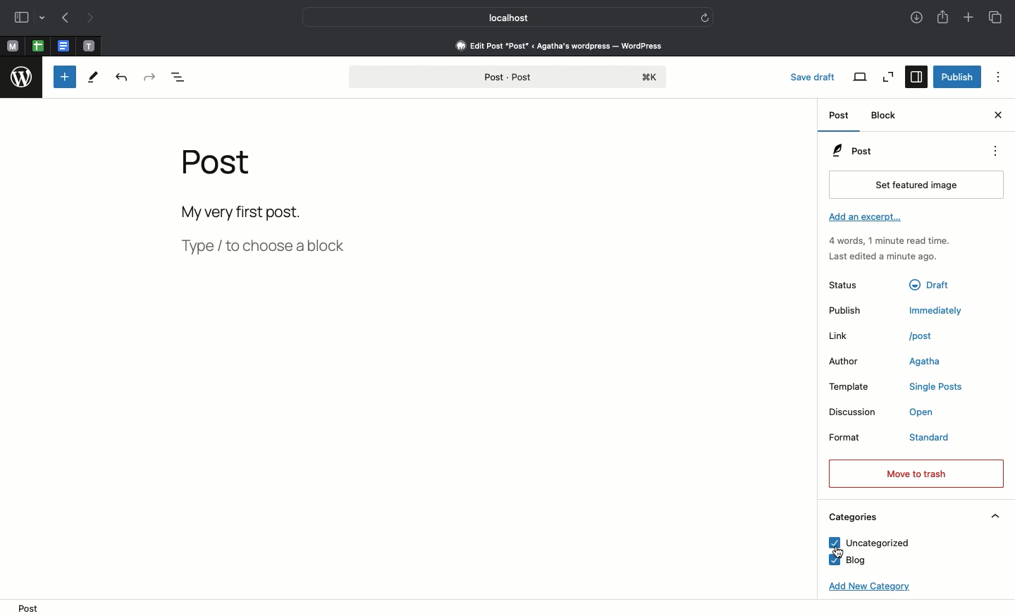 The image size is (1015, 616). What do you see at coordinates (994, 151) in the screenshot?
I see `Options` at bounding box center [994, 151].